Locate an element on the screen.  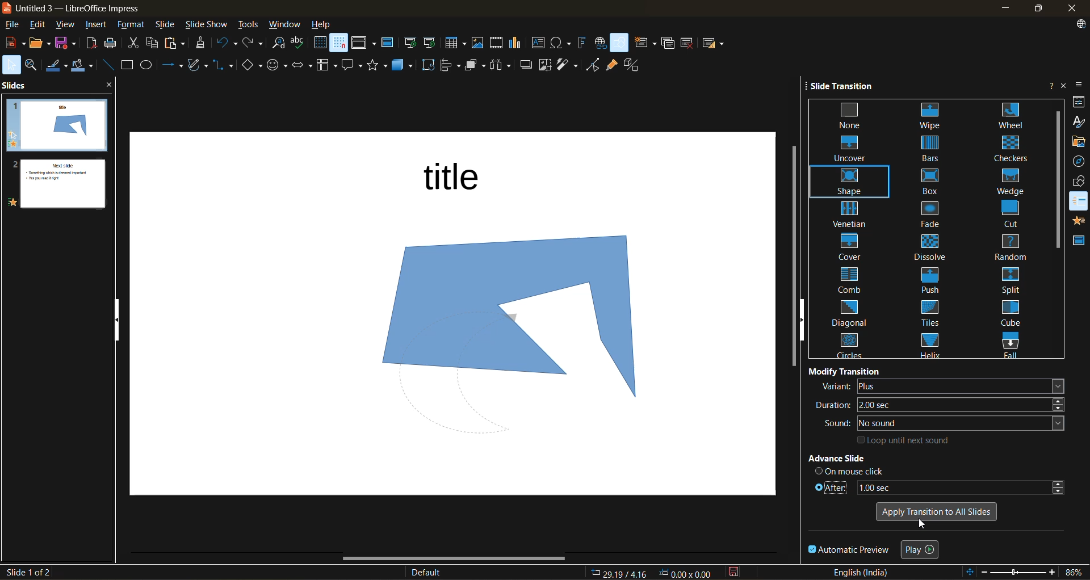
slide is located at coordinates (166, 24).